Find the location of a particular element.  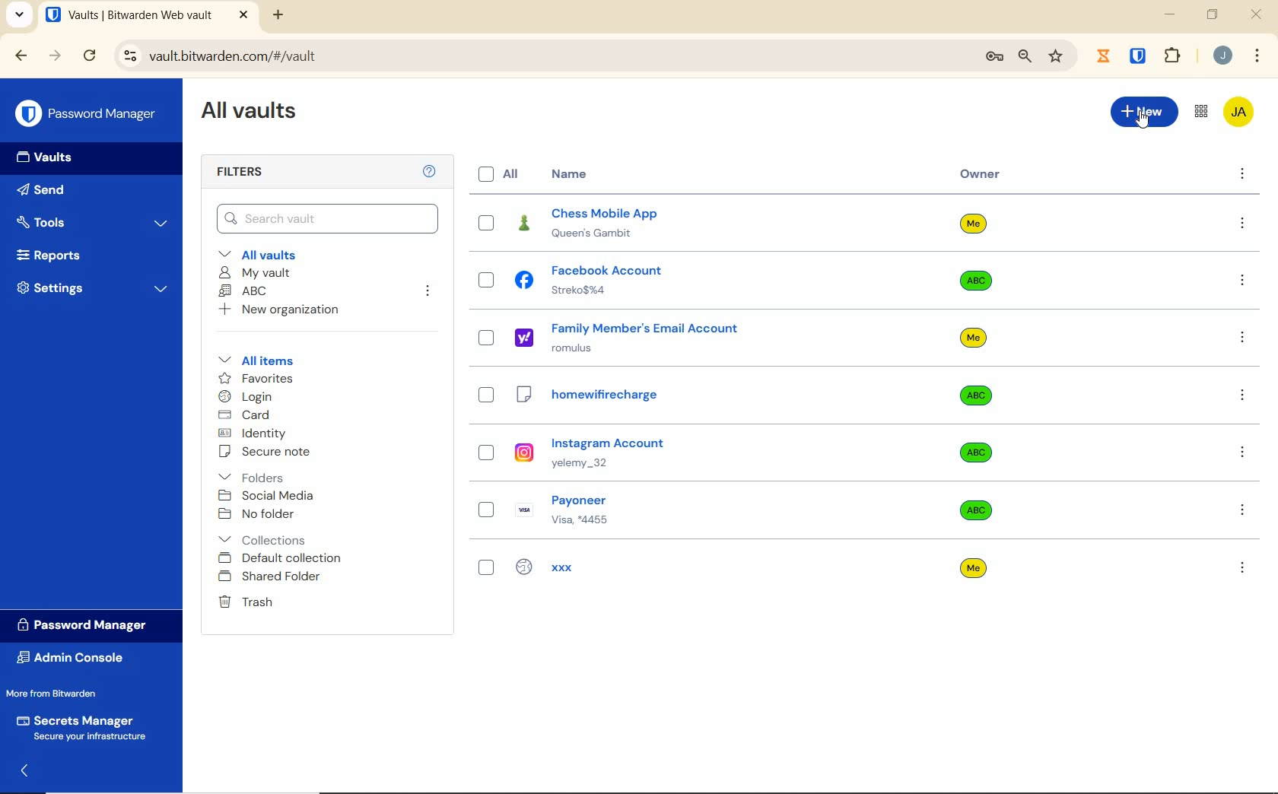

checkbox is located at coordinates (486, 338).